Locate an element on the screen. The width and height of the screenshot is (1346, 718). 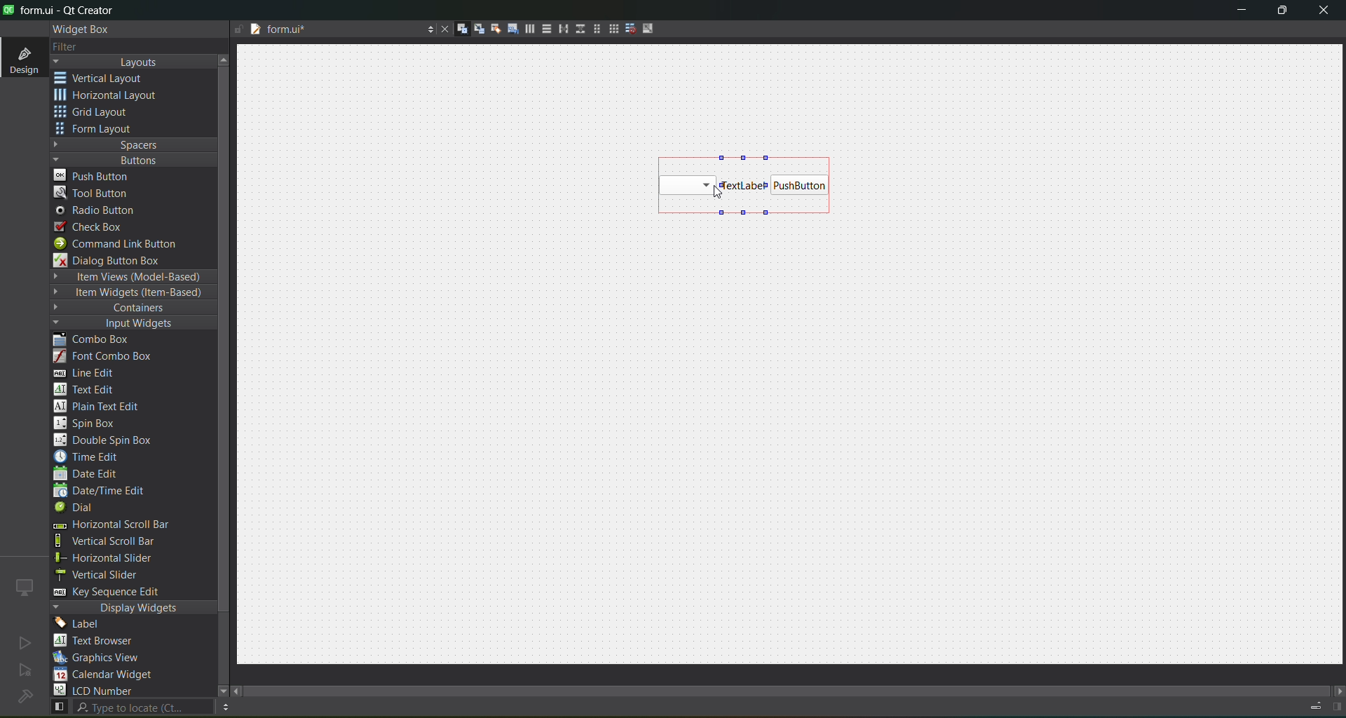
tab name is located at coordinates (332, 30).